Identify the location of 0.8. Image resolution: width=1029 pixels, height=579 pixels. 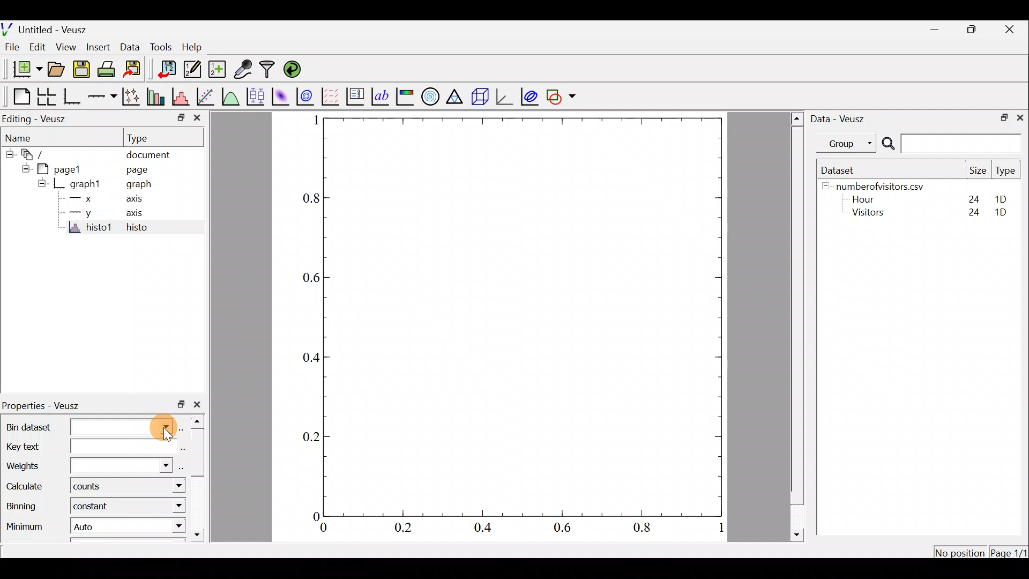
(305, 196).